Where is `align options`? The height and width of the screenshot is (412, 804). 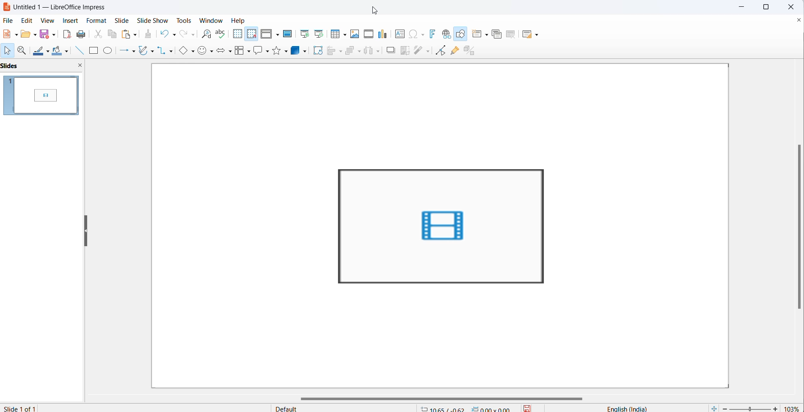
align options is located at coordinates (341, 52).